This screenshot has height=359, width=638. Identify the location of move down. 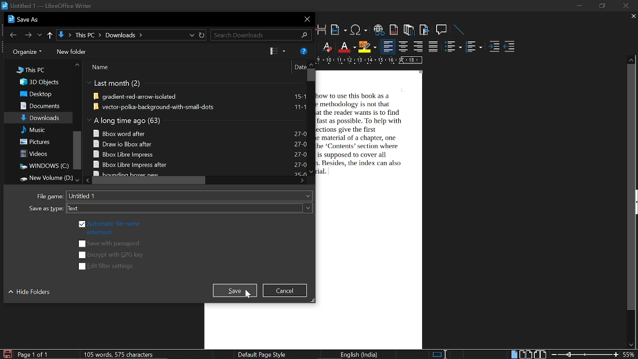
(75, 179).